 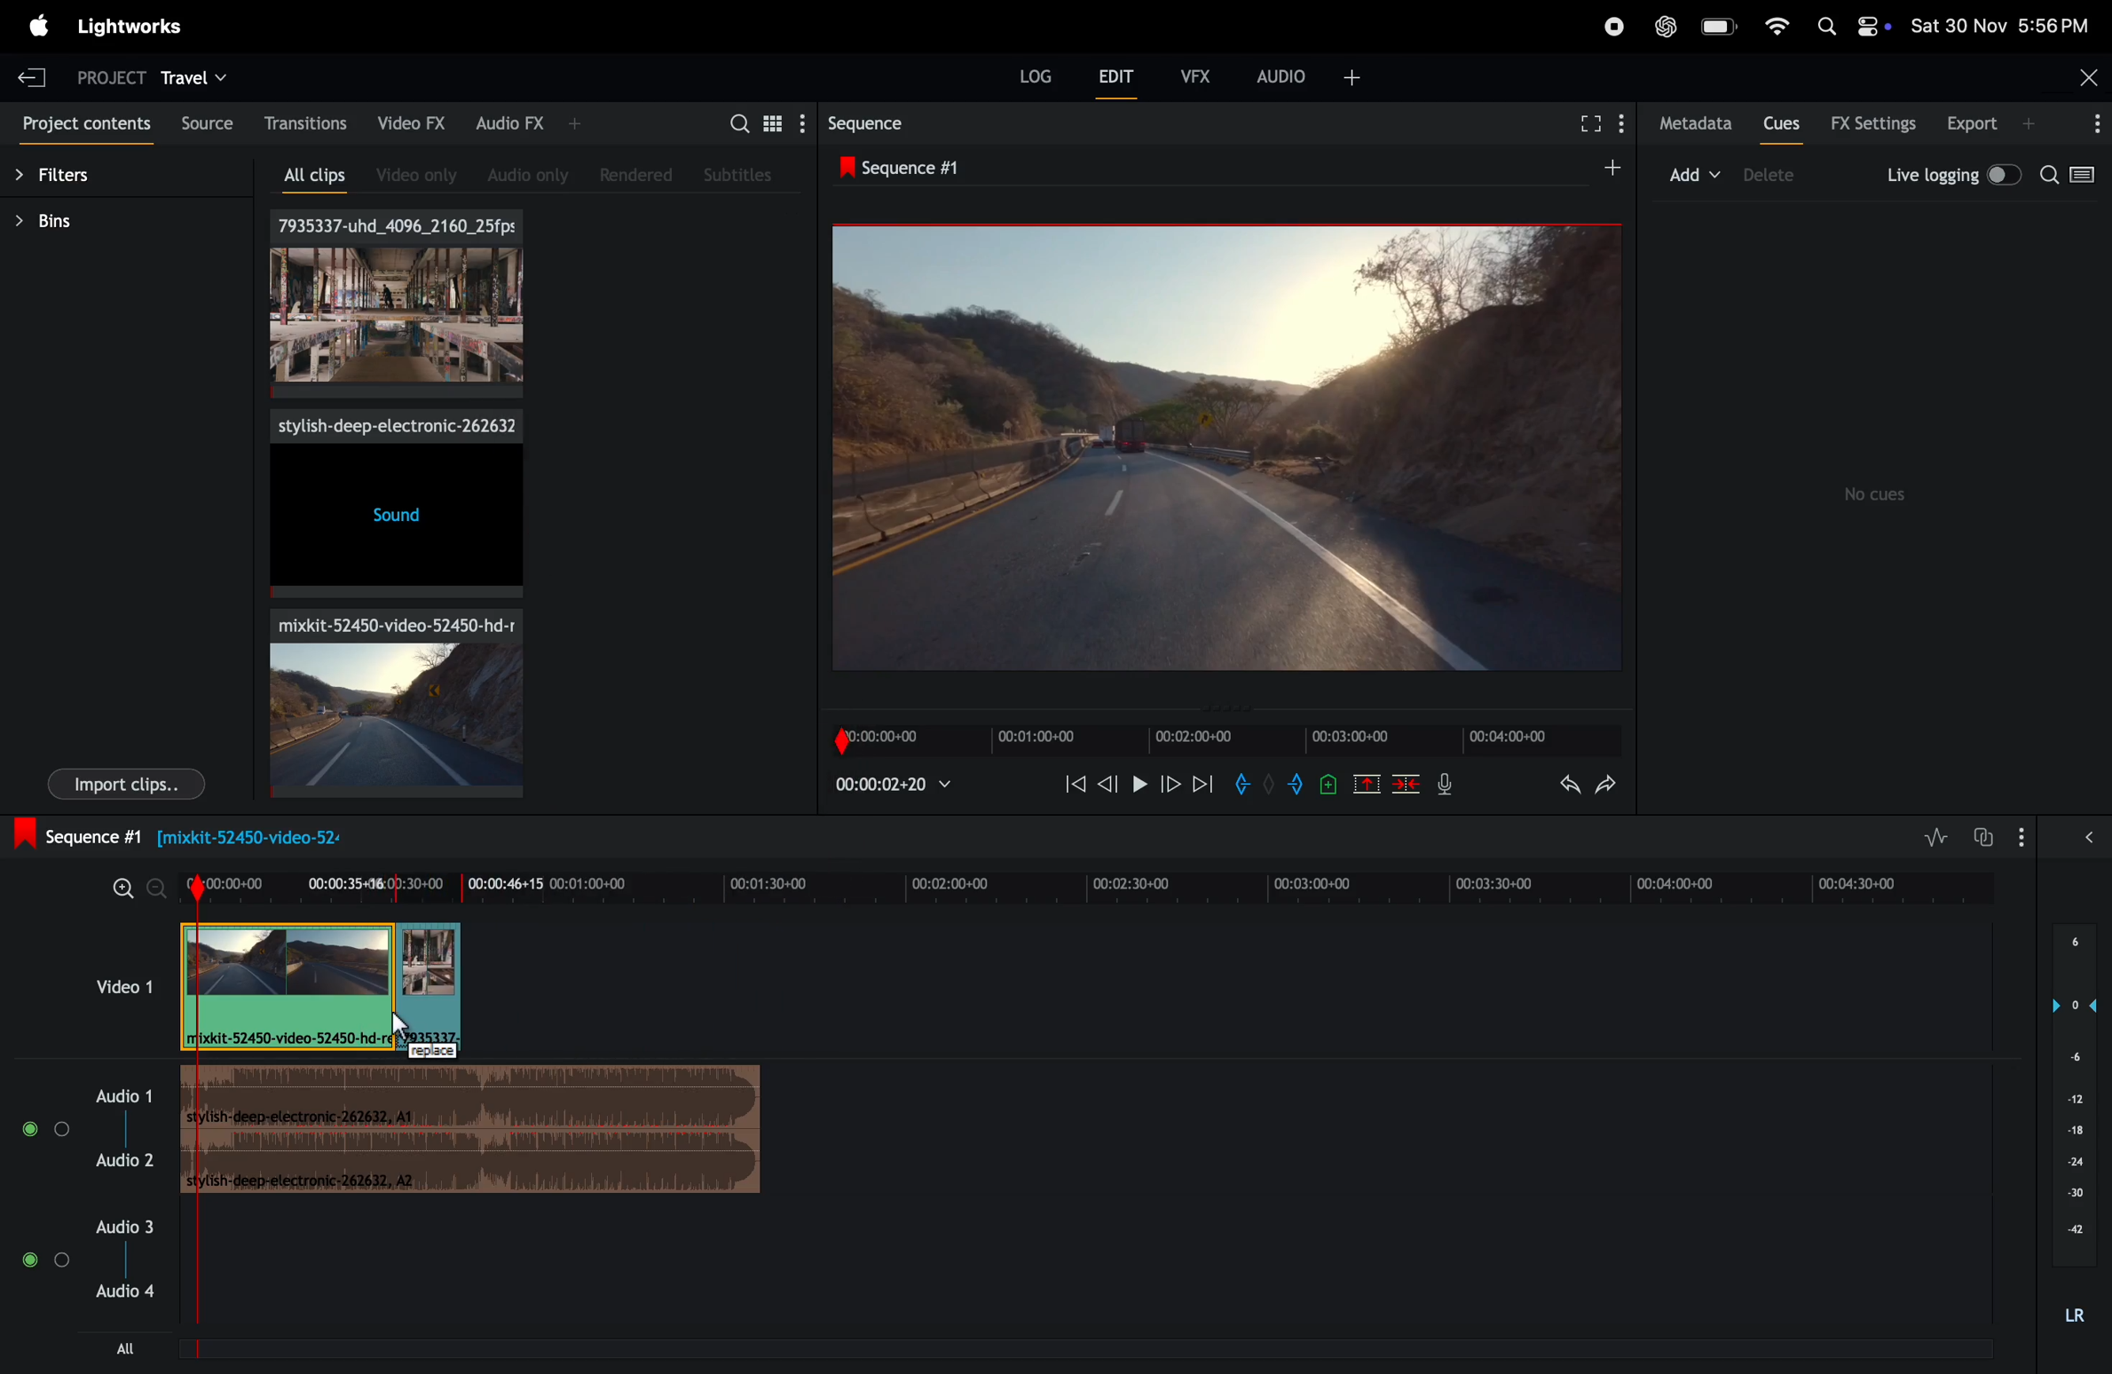 What do you see at coordinates (1949, 173) in the screenshot?
I see `live logging` at bounding box center [1949, 173].